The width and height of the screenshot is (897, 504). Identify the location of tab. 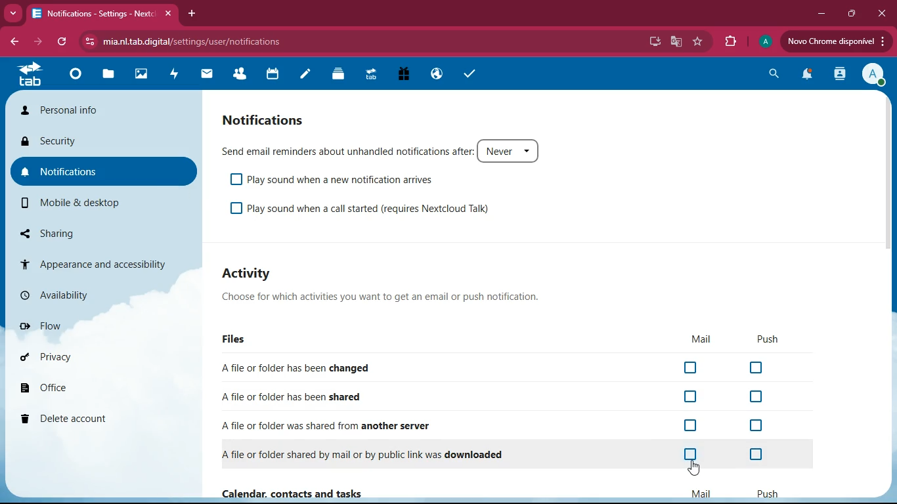
(101, 12).